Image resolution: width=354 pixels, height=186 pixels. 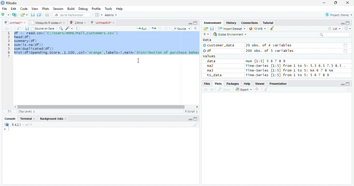 I want to click on Restore Down, so click(x=336, y=3).